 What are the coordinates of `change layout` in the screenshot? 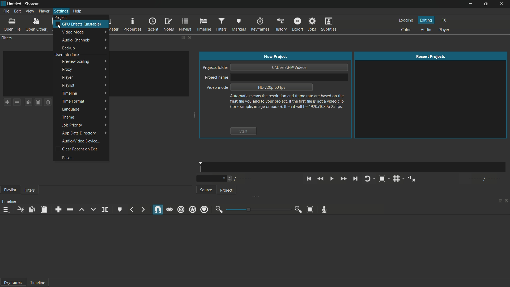 It's located at (499, 200).